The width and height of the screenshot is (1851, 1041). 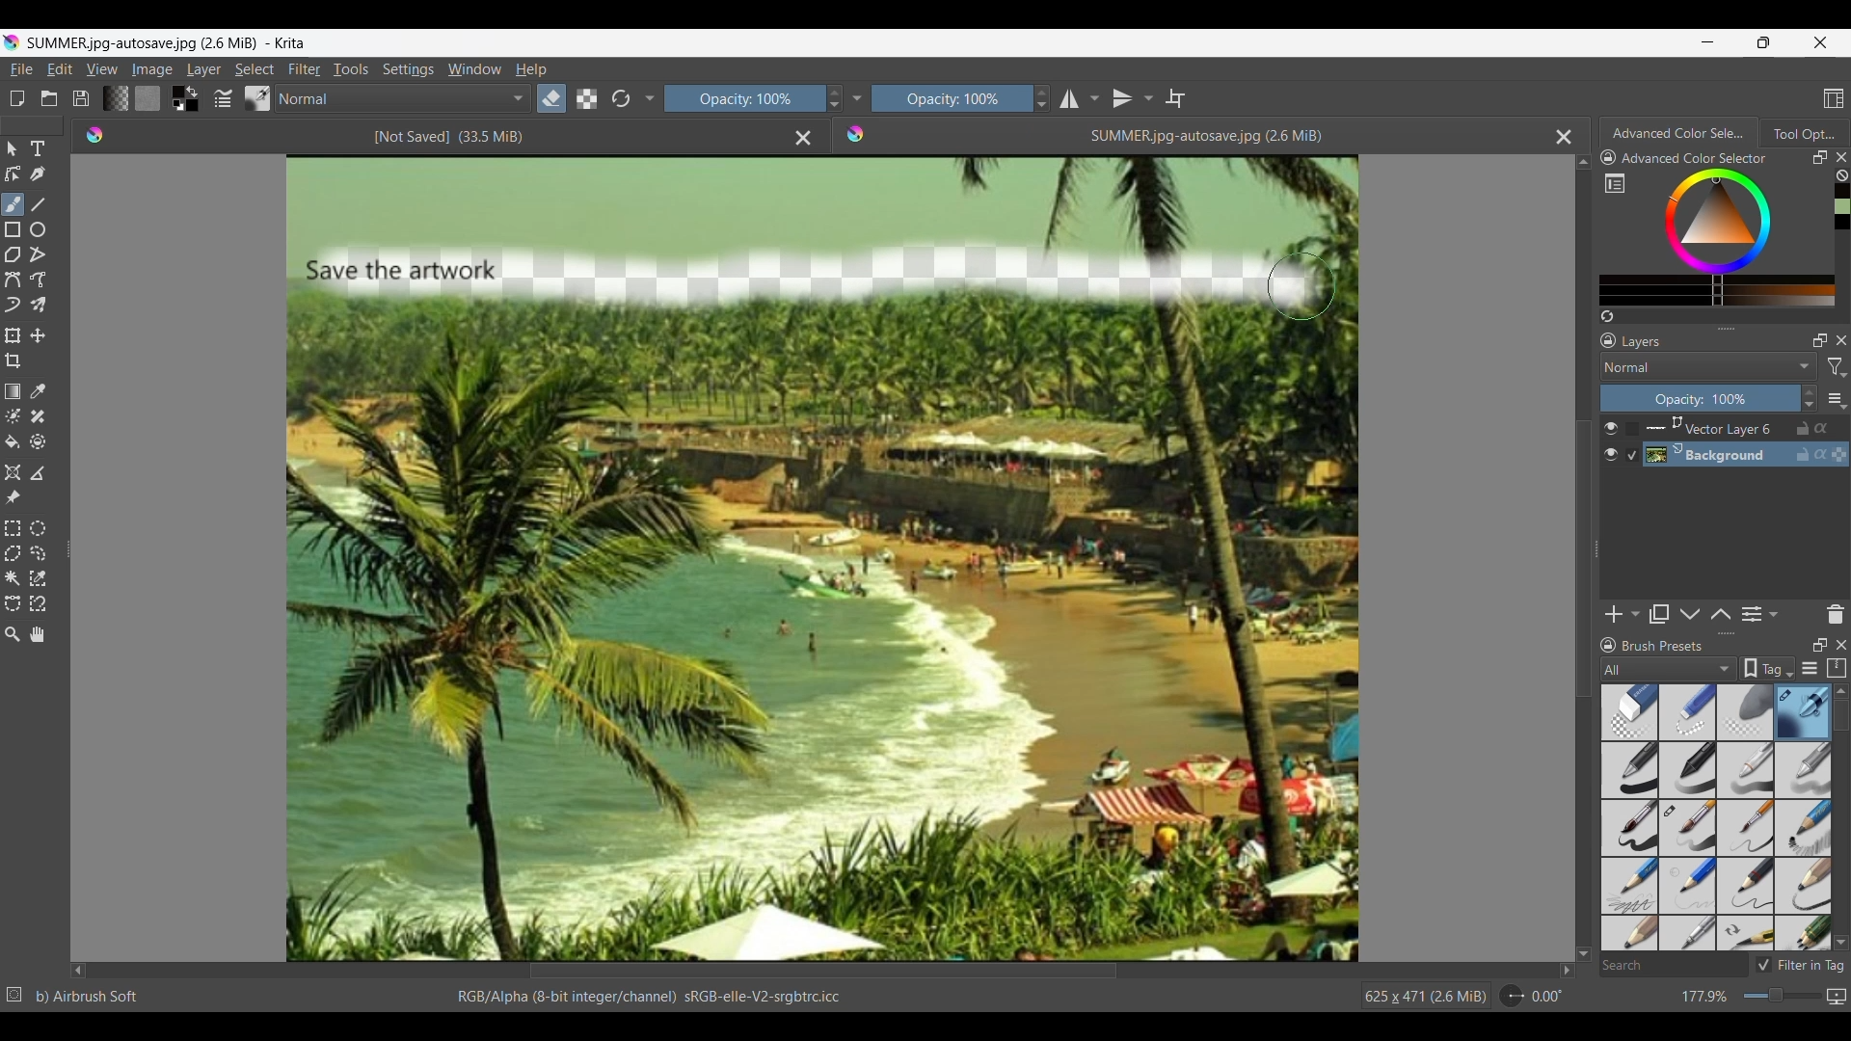 I want to click on Window, so click(x=474, y=69).